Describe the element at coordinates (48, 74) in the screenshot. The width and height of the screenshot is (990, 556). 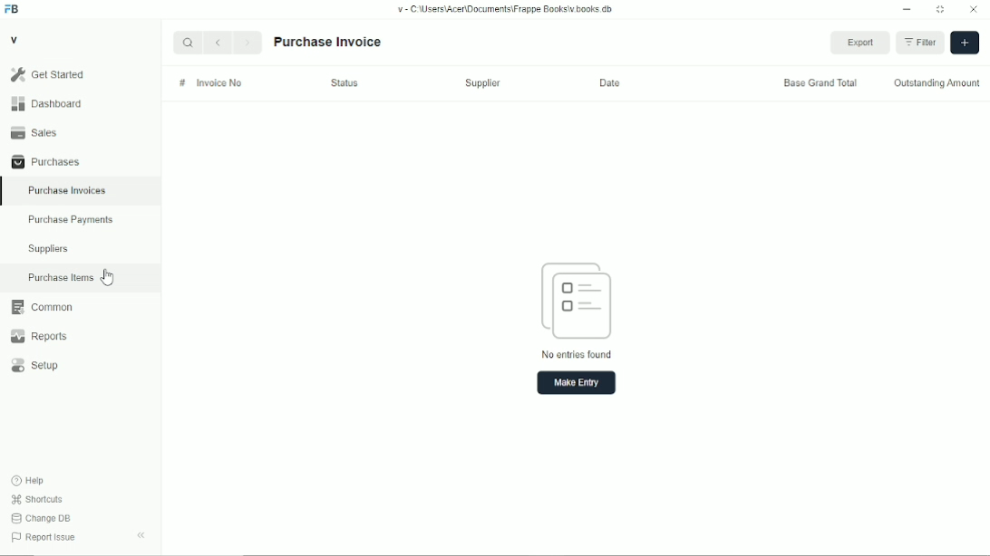
I see `get started` at that location.